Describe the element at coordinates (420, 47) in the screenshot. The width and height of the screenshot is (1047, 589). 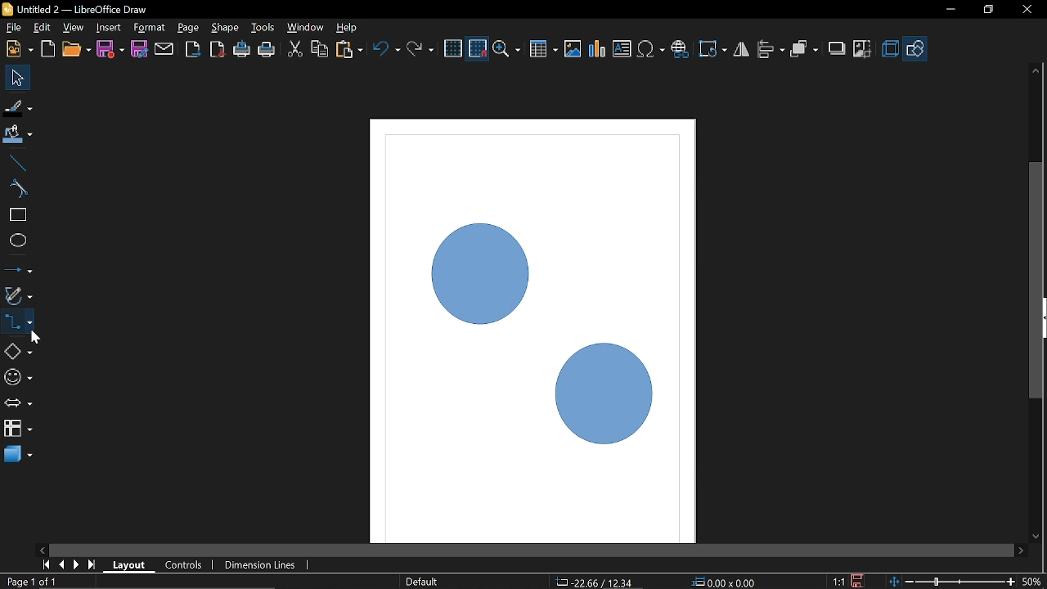
I see `Redo` at that location.